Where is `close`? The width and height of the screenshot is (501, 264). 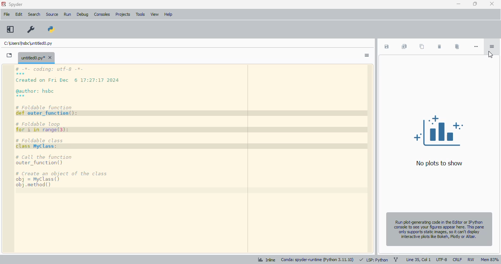 close is located at coordinates (493, 4).